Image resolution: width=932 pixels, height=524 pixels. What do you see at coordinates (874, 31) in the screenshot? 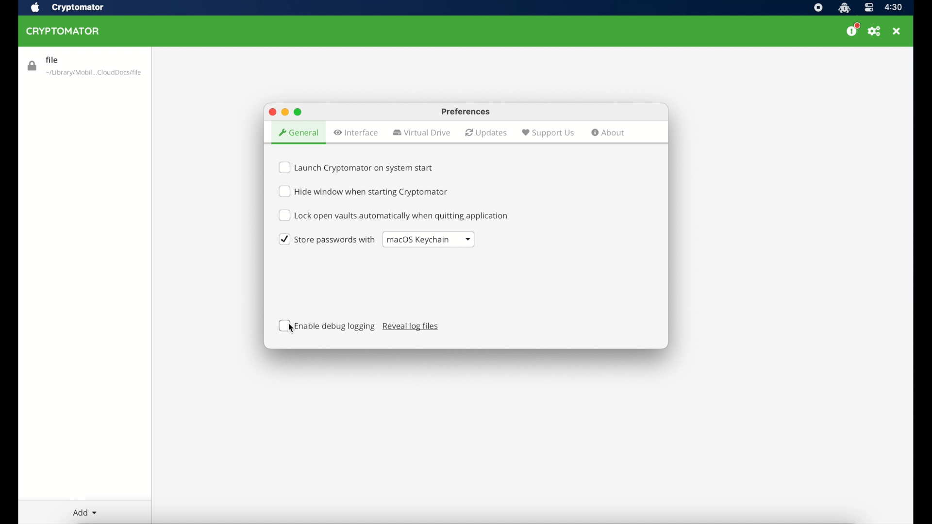
I see `preferences` at bounding box center [874, 31].